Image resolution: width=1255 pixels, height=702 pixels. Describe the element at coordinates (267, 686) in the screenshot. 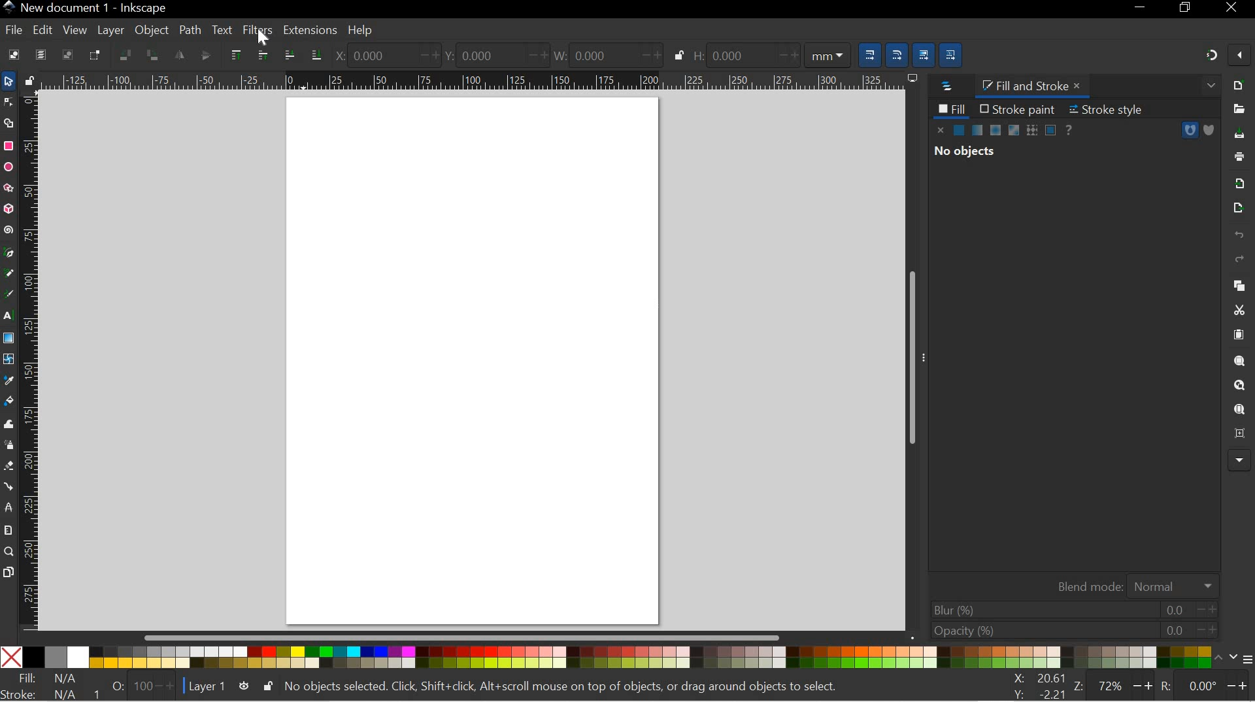

I see `LOCK OR UNLOCK` at that location.